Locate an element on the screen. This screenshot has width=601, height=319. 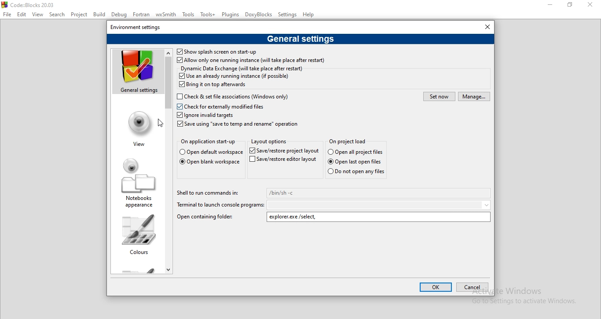
environment settings is located at coordinates (136, 26).